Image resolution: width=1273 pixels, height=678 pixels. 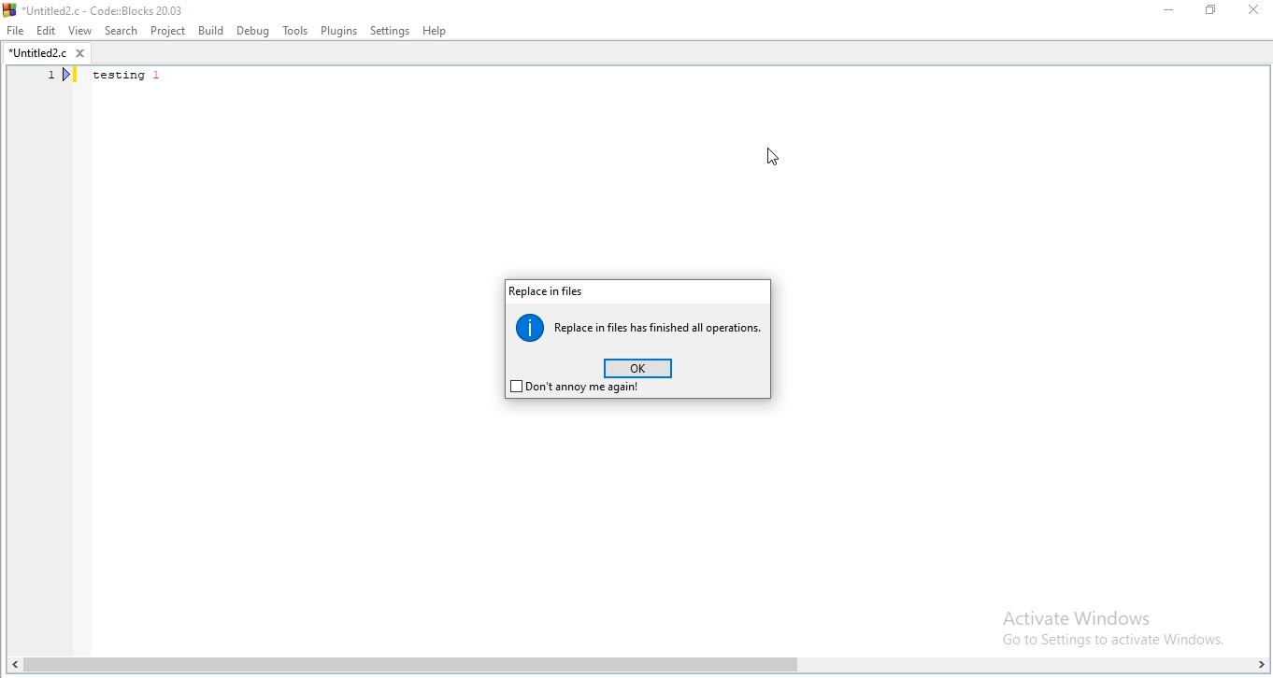 I want to click on Search , so click(x=119, y=30).